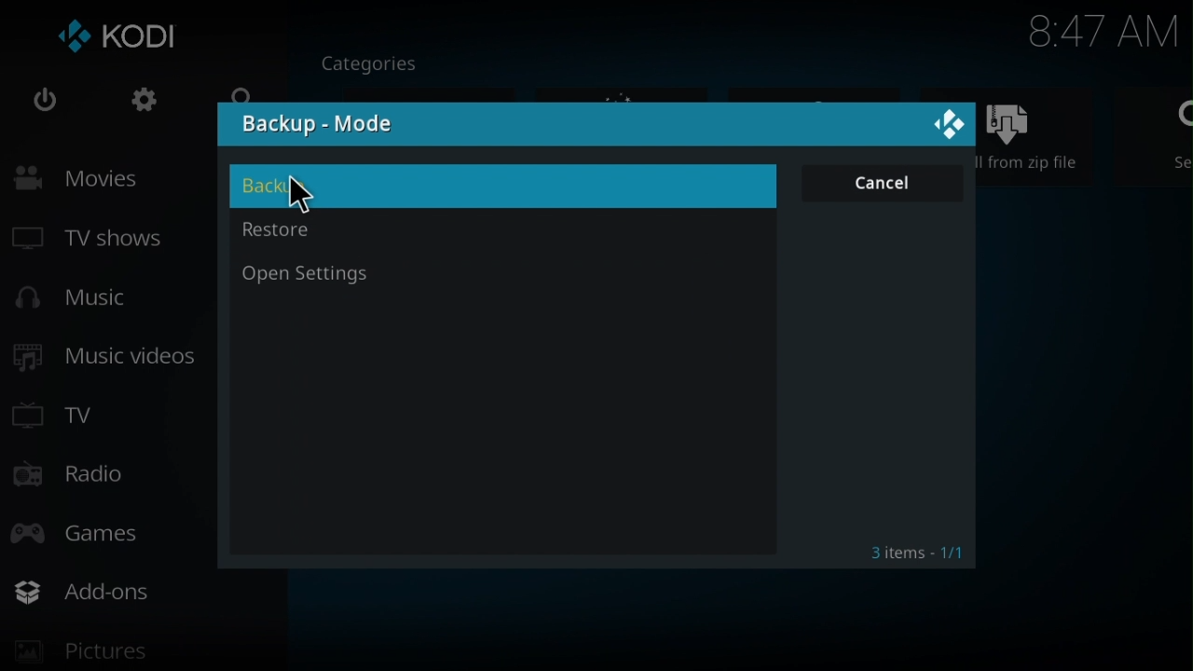 This screenshot has width=1193, height=671. I want to click on TV shows, so click(106, 241).